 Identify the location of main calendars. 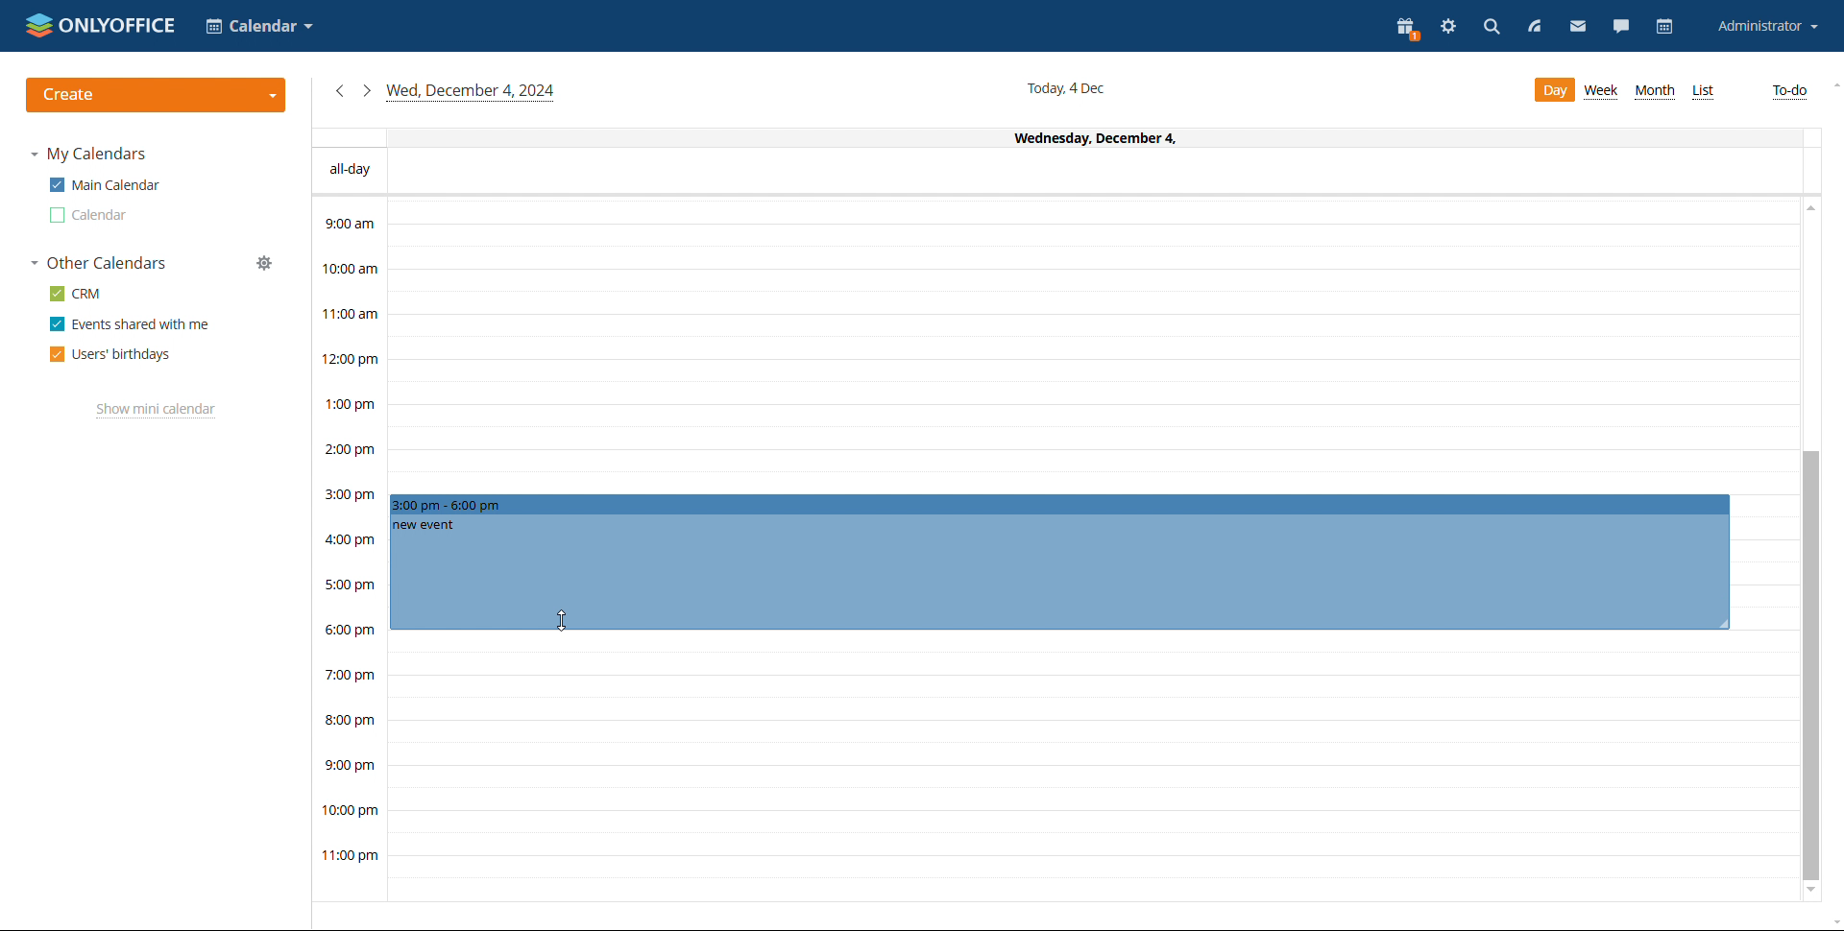
(104, 185).